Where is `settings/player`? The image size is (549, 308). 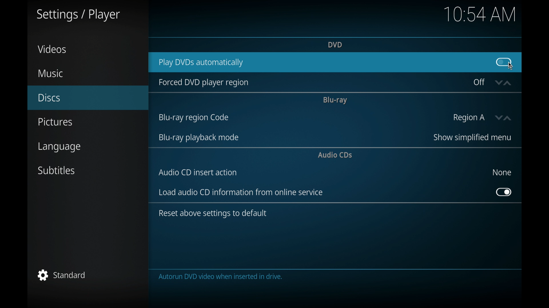
settings/player is located at coordinates (78, 15).